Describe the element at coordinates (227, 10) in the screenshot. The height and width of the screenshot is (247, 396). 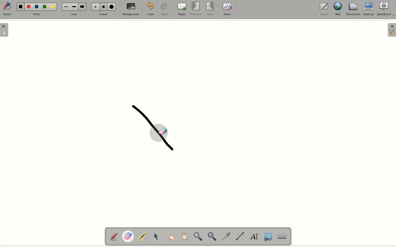
I see `Erase` at that location.